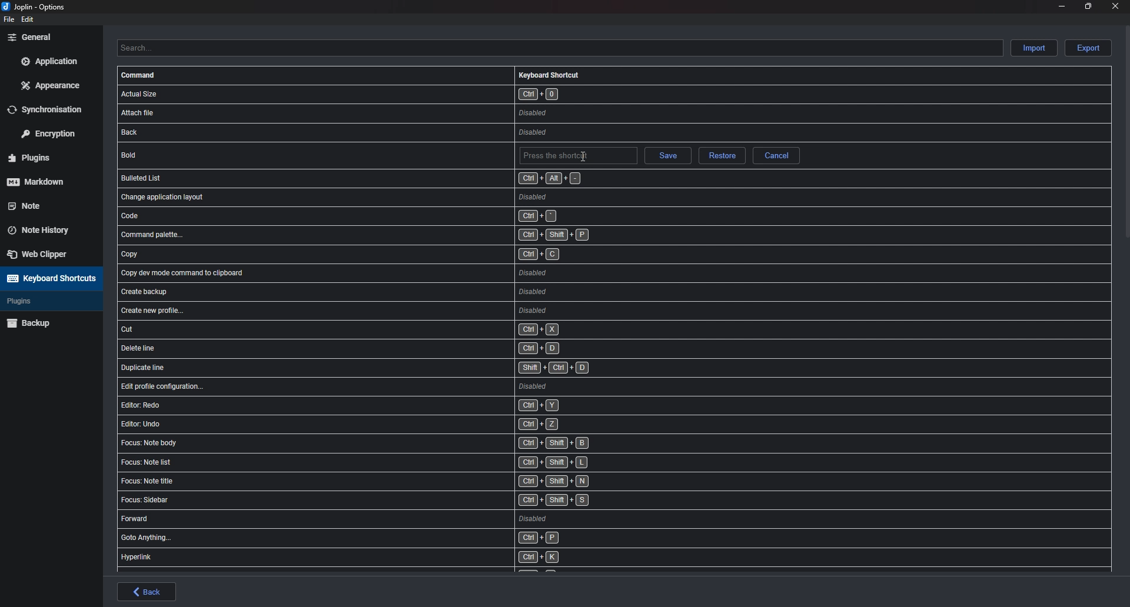 The image size is (1130, 607). I want to click on file, so click(8, 19).